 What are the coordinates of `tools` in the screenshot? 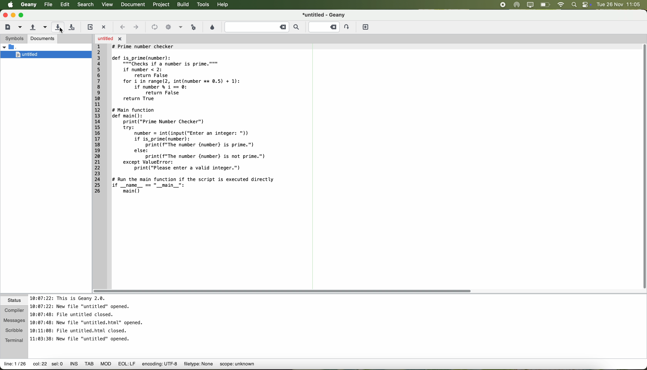 It's located at (203, 5).